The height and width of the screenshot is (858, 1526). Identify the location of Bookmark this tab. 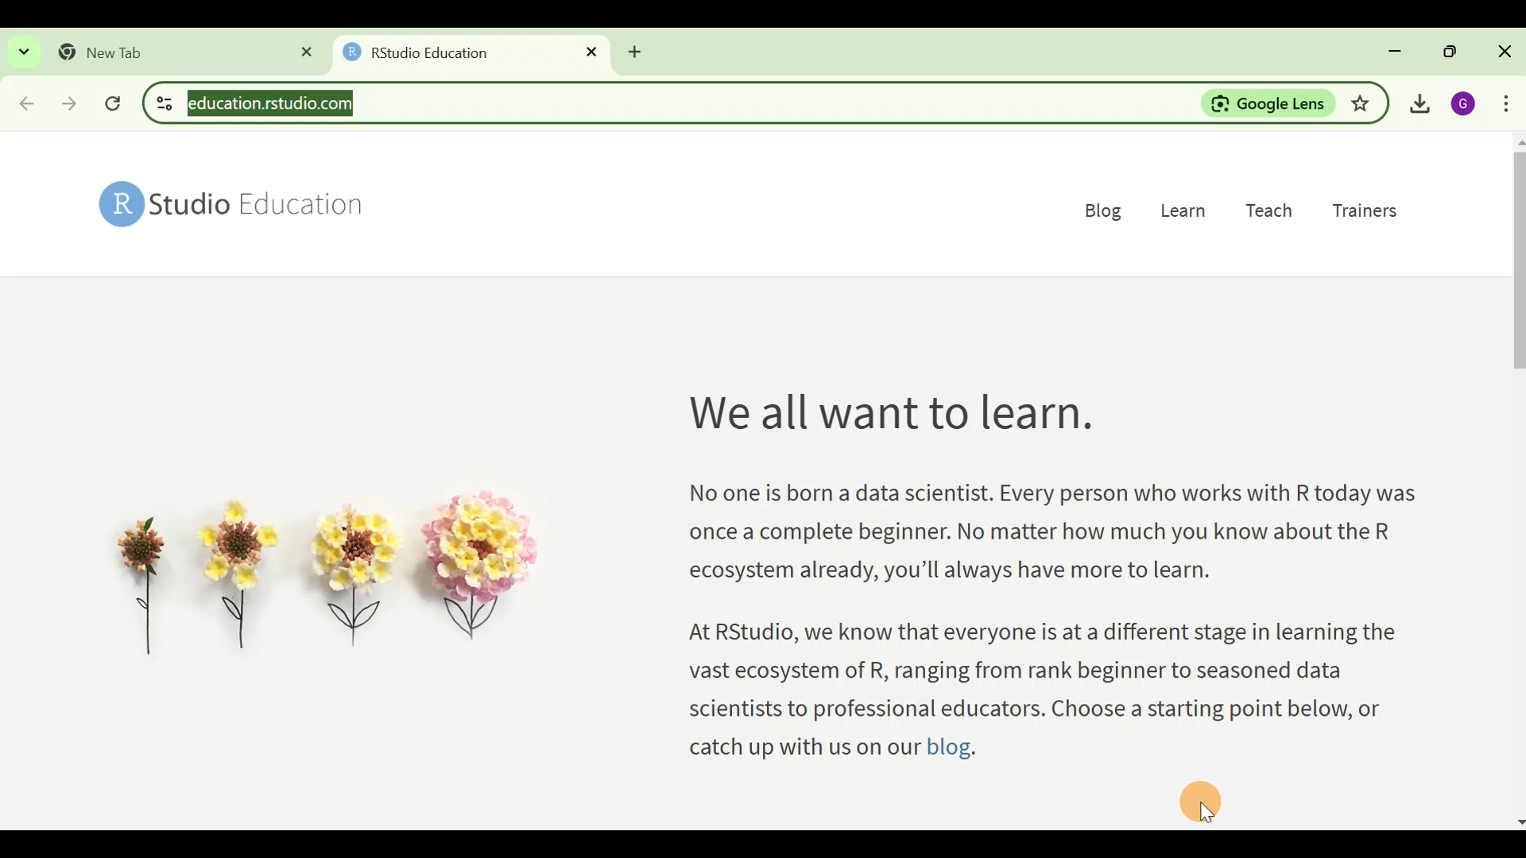
(1364, 102).